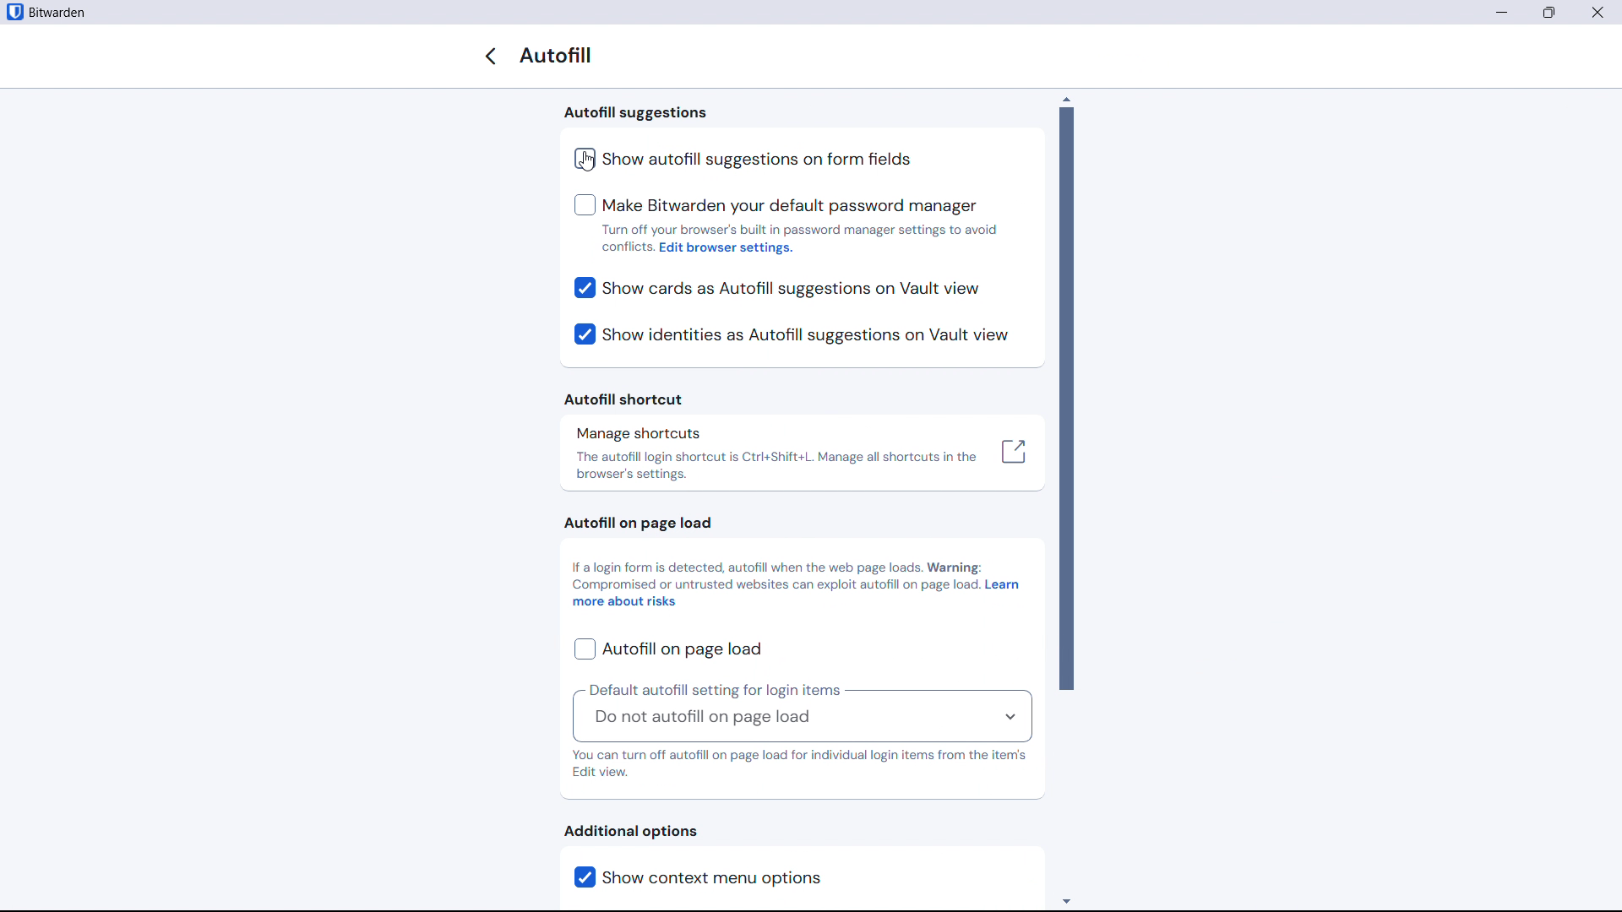  What do you see at coordinates (738, 877) in the screenshot?
I see `Show context menu options ` at bounding box center [738, 877].